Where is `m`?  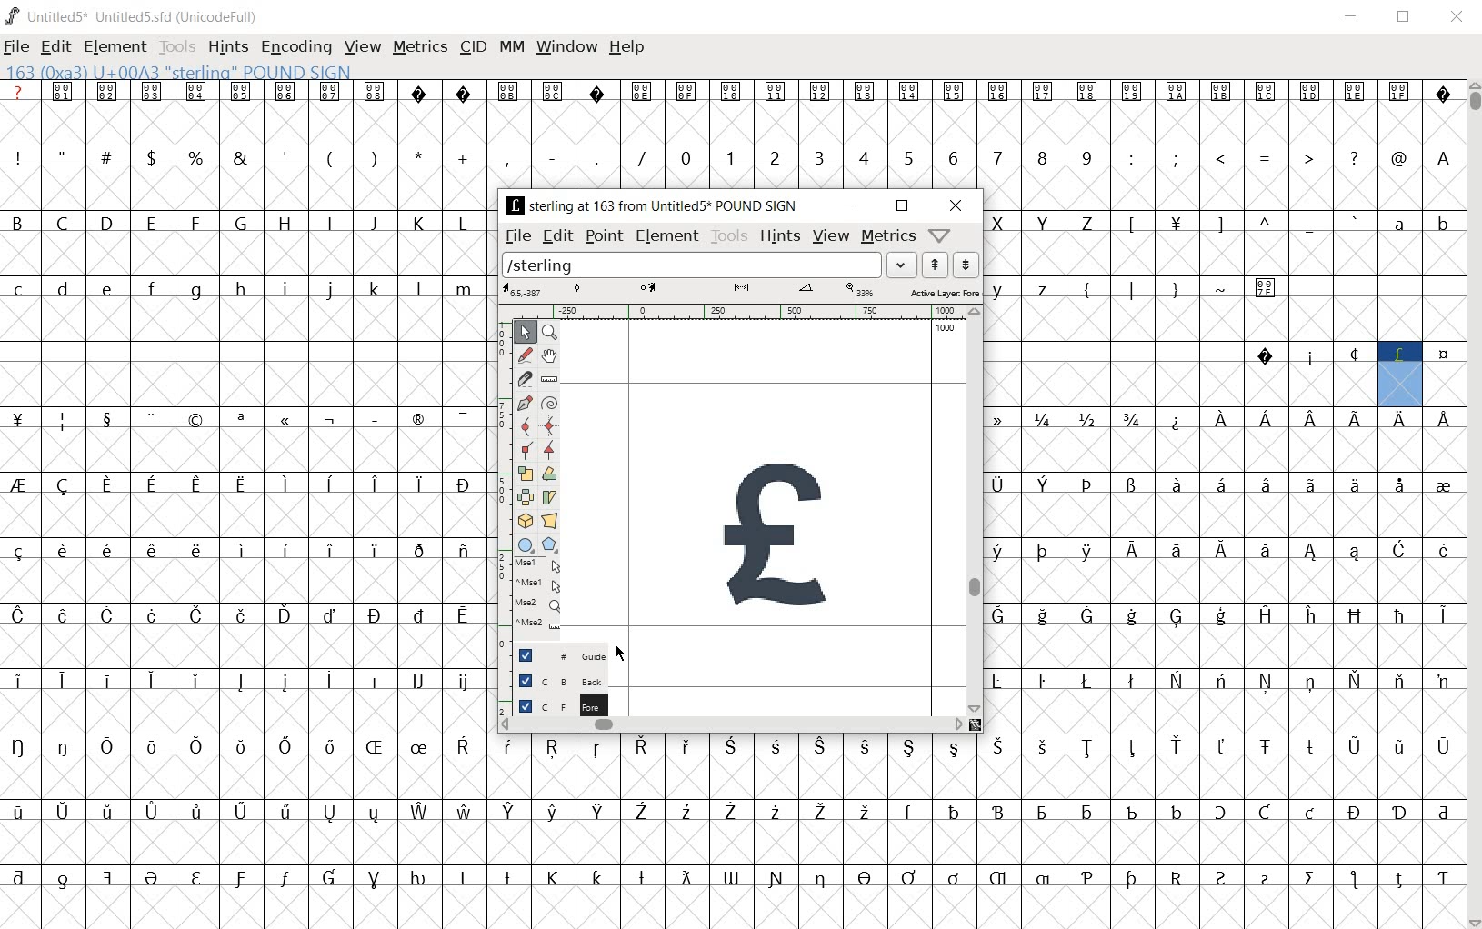
m is located at coordinates (464, 289).